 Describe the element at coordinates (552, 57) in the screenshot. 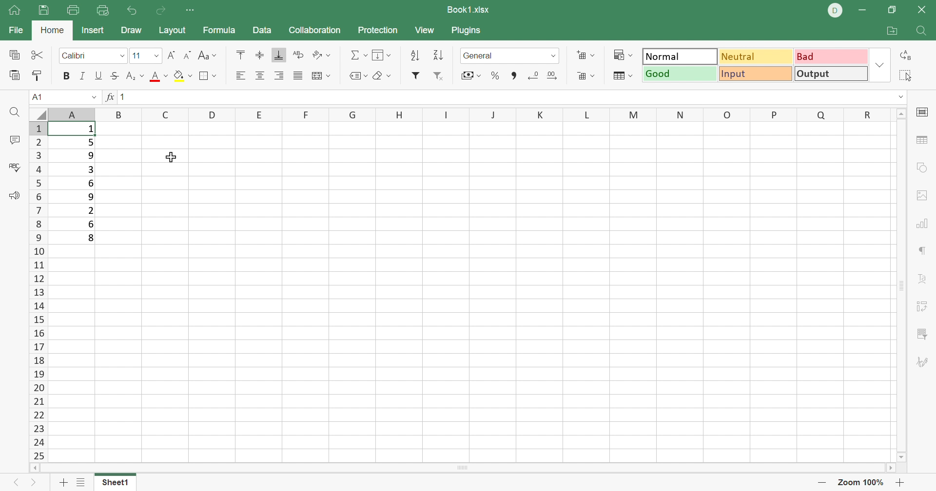

I see `Drop Down` at that location.